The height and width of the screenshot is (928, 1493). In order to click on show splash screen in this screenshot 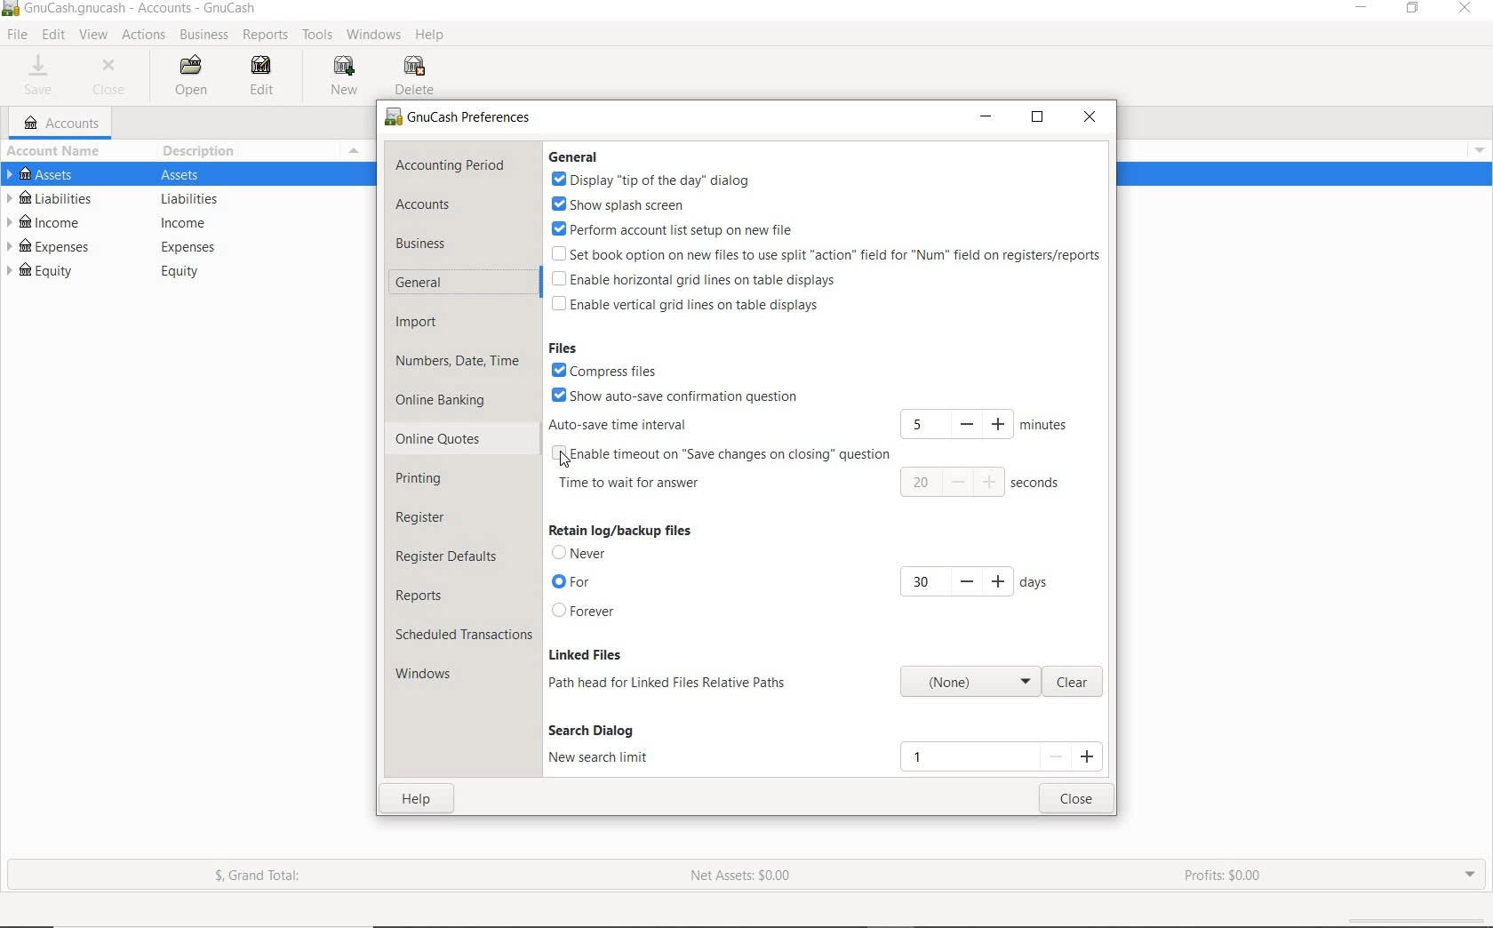, I will do `click(643, 205)`.